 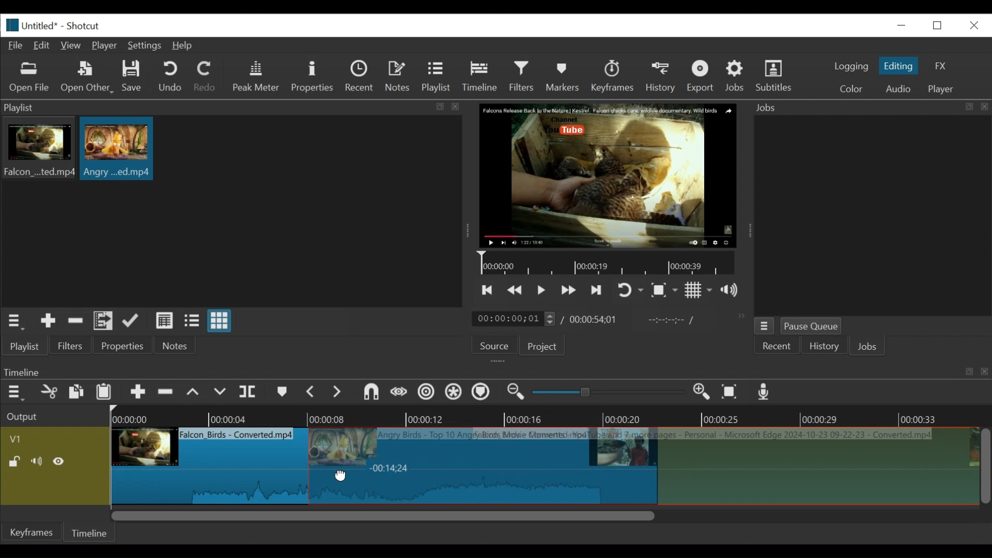 I want to click on Remove cut, so click(x=75, y=322).